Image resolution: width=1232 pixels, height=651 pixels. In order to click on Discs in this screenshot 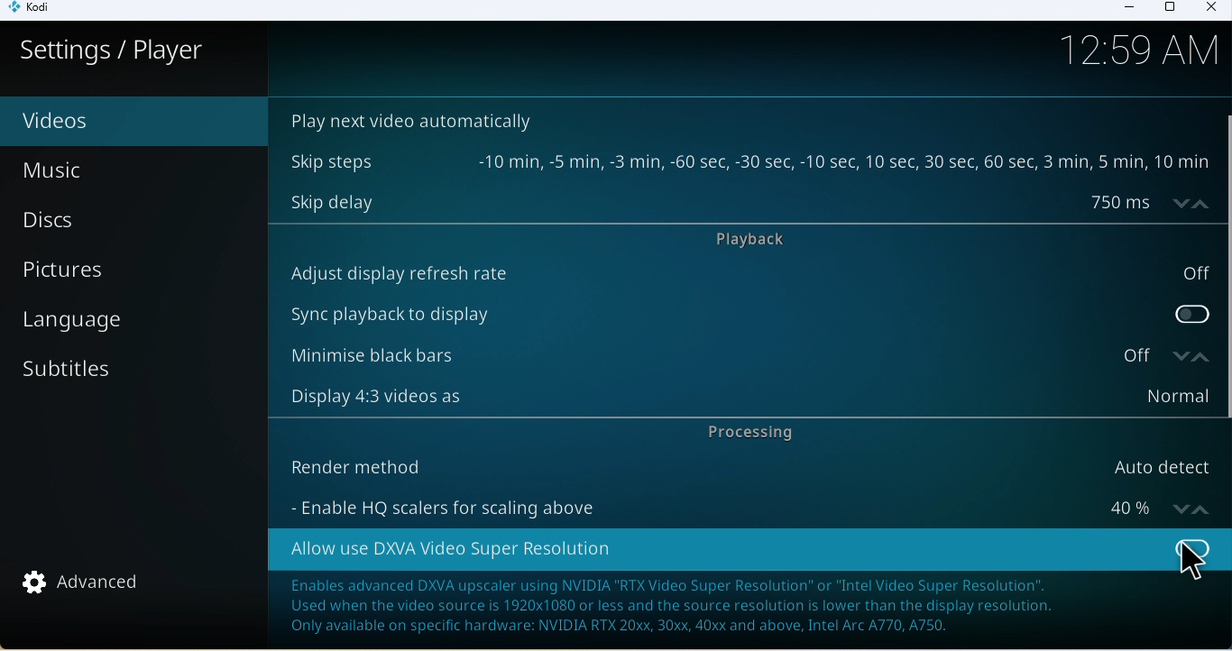, I will do `click(123, 220)`.